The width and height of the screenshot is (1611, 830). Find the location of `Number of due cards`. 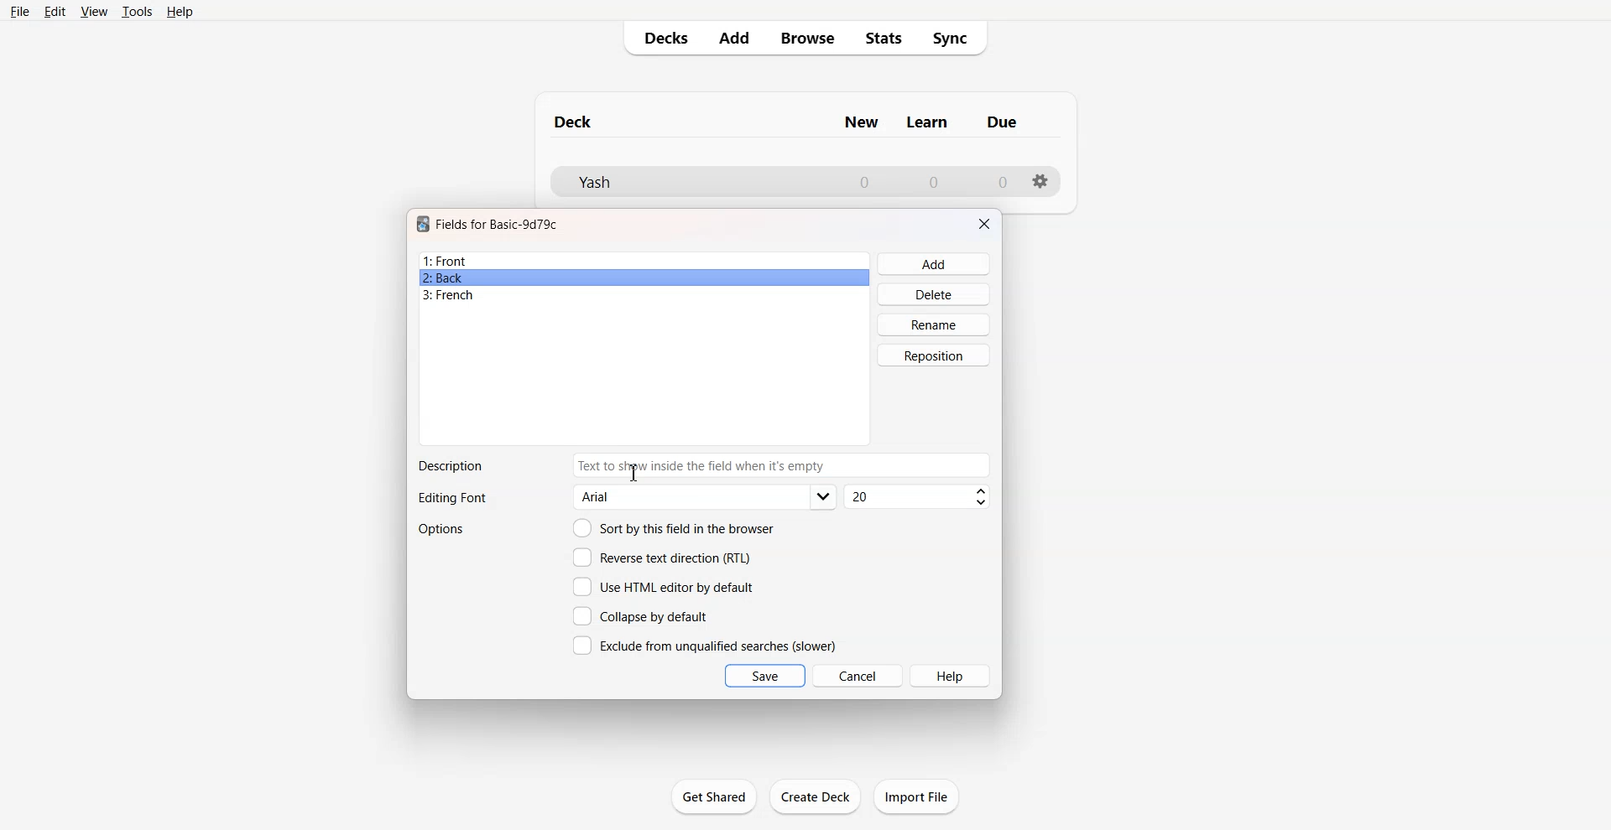

Number of due cards is located at coordinates (1004, 182).